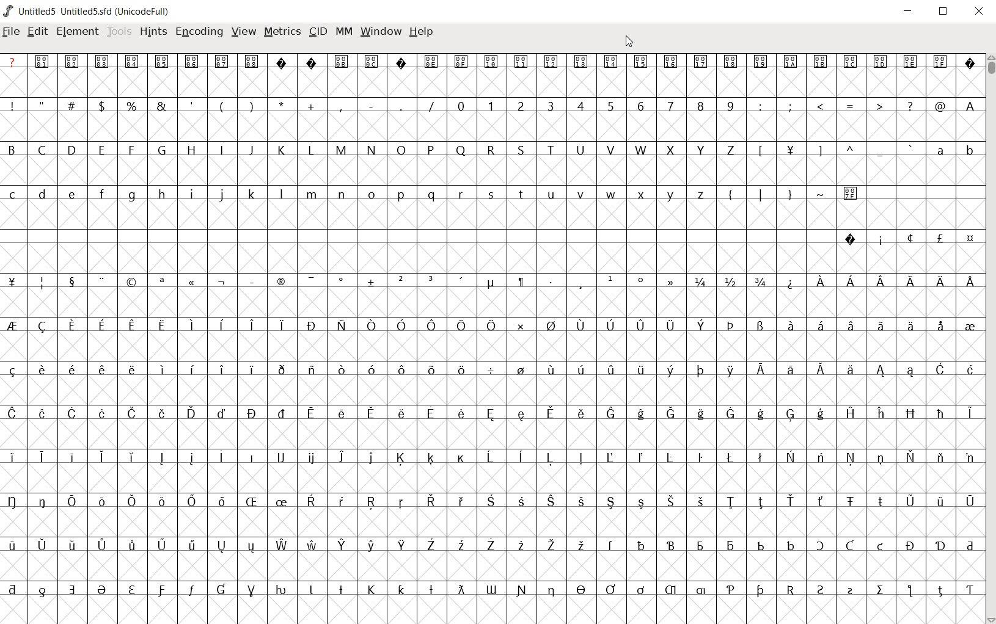 The height and width of the screenshot is (624, 996). I want to click on Symbol, so click(970, 545).